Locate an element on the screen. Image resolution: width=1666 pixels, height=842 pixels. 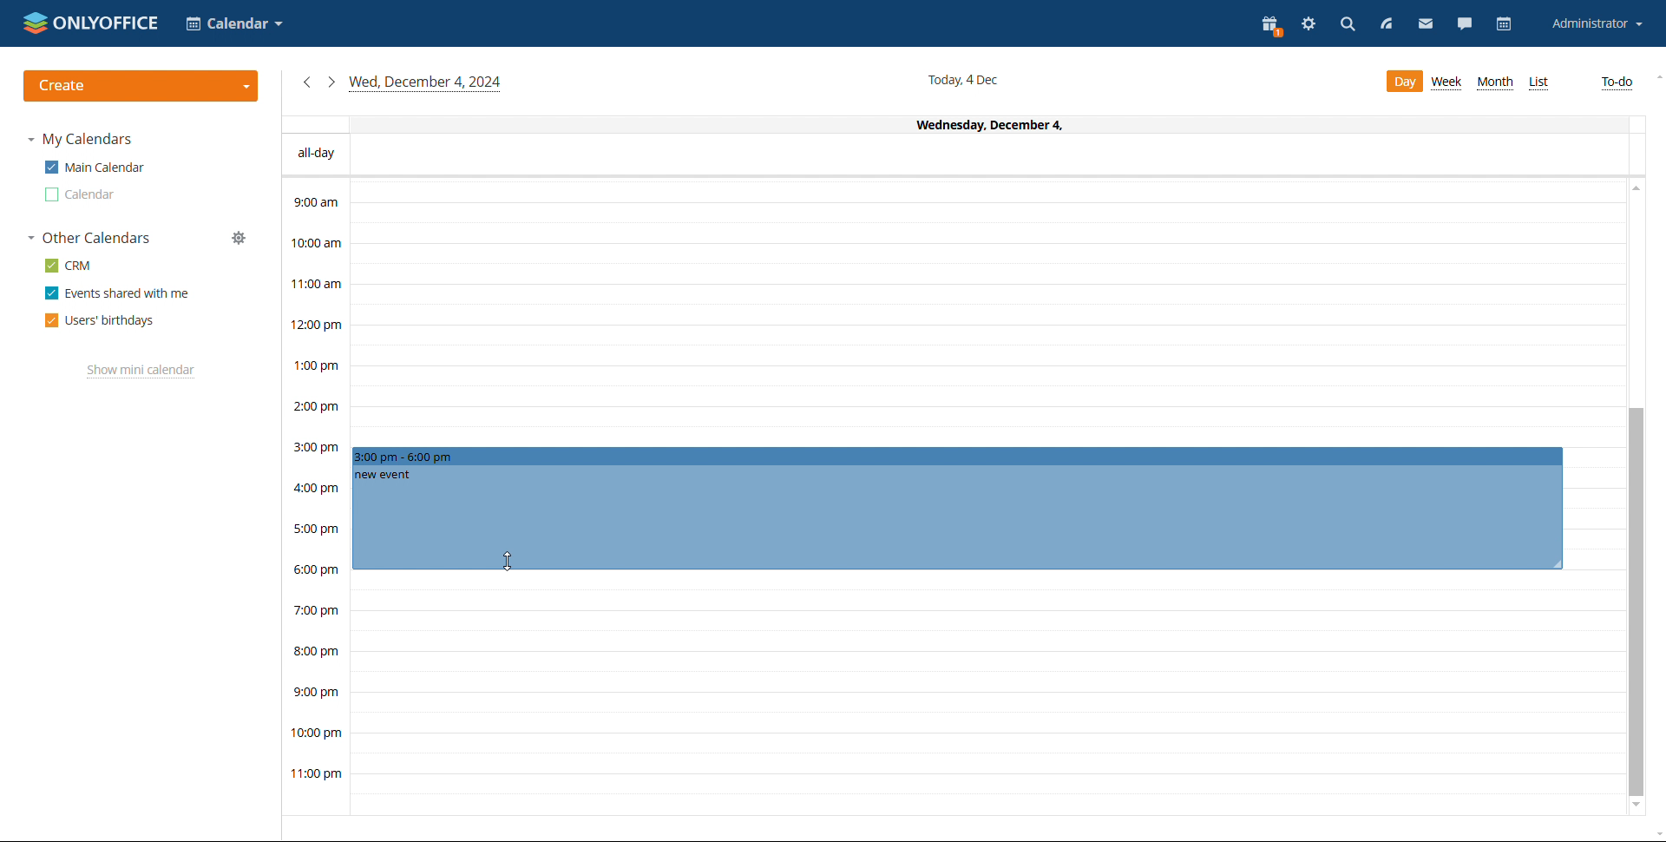
tomorrow is located at coordinates (331, 81).